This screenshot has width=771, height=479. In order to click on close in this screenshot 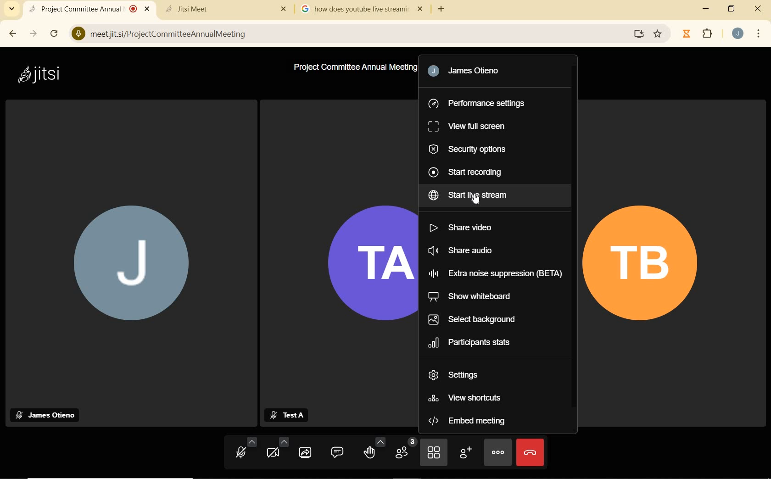, I will do `click(759, 9)`.